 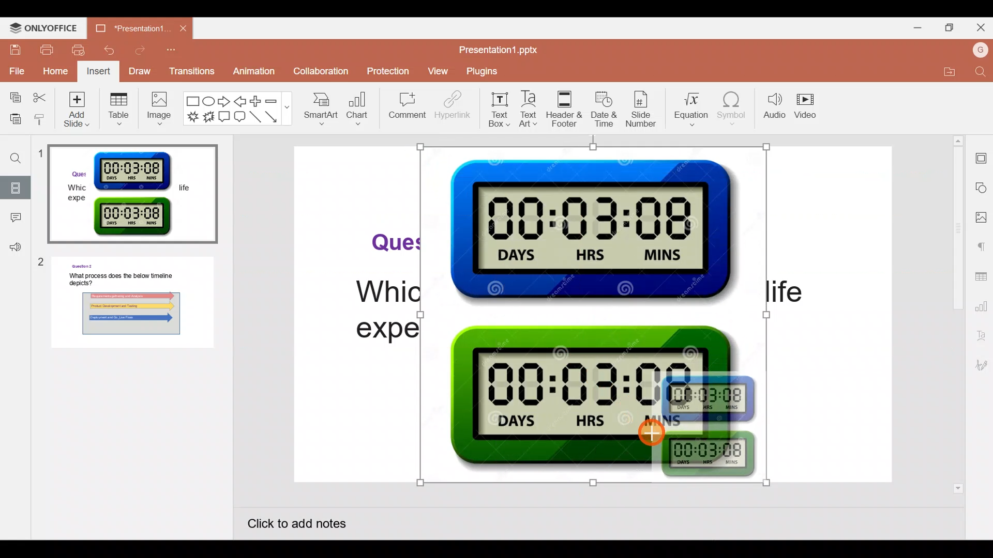 What do you see at coordinates (130, 307) in the screenshot?
I see `Slide 2 preview` at bounding box center [130, 307].